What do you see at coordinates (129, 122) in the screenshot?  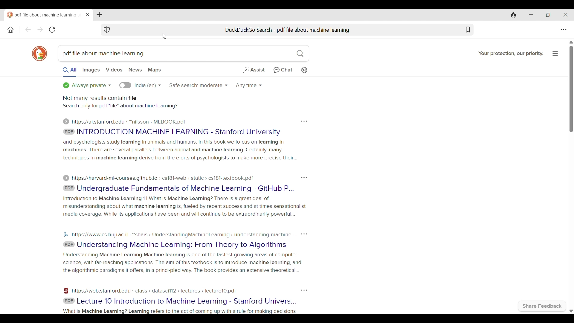 I see `https://ai.stanford.edu > “nilsson >» MLBOOK pdf` at bounding box center [129, 122].